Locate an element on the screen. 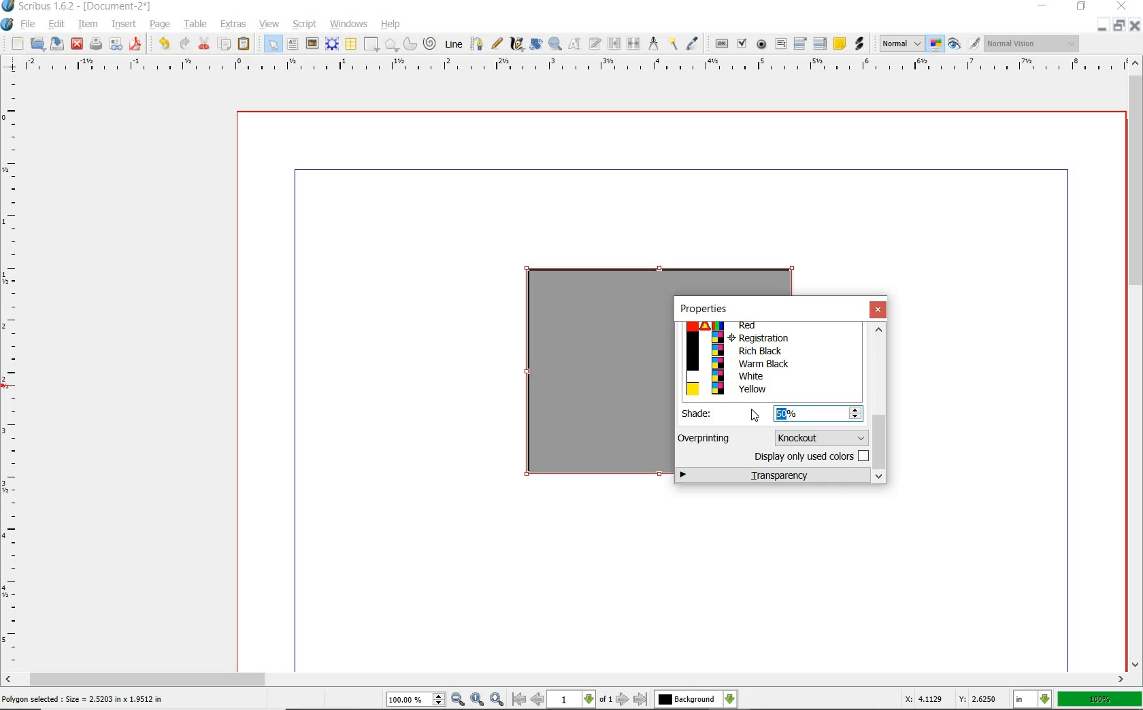 This screenshot has width=1143, height=710. text annotation is located at coordinates (840, 44).